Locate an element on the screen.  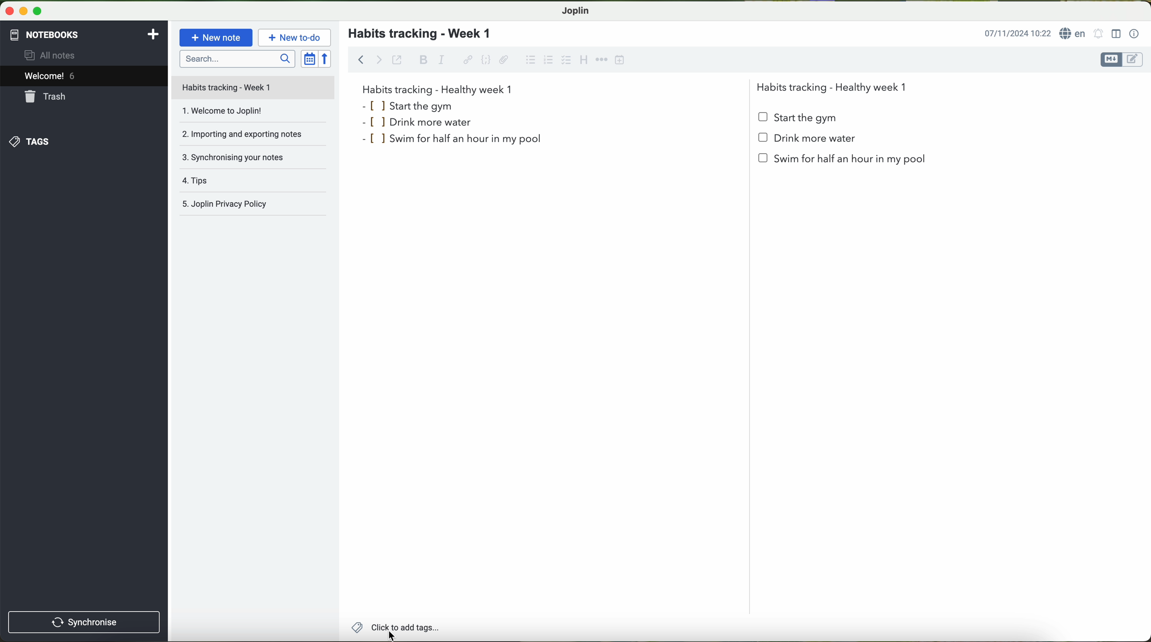
italic is located at coordinates (441, 59).